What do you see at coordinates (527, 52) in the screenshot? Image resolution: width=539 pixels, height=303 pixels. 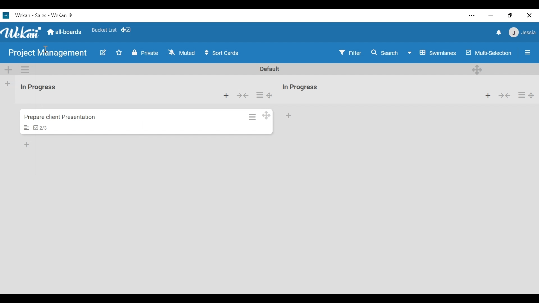 I see `Sidebar` at bounding box center [527, 52].